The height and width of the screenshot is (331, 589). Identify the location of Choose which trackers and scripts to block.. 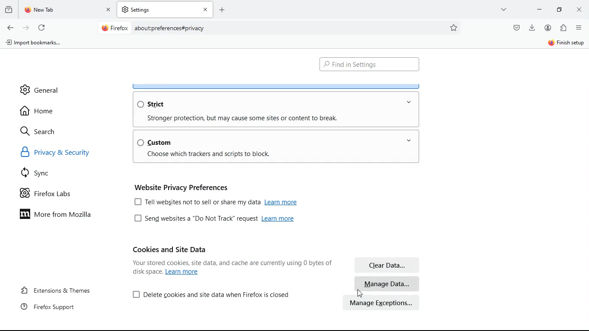
(209, 154).